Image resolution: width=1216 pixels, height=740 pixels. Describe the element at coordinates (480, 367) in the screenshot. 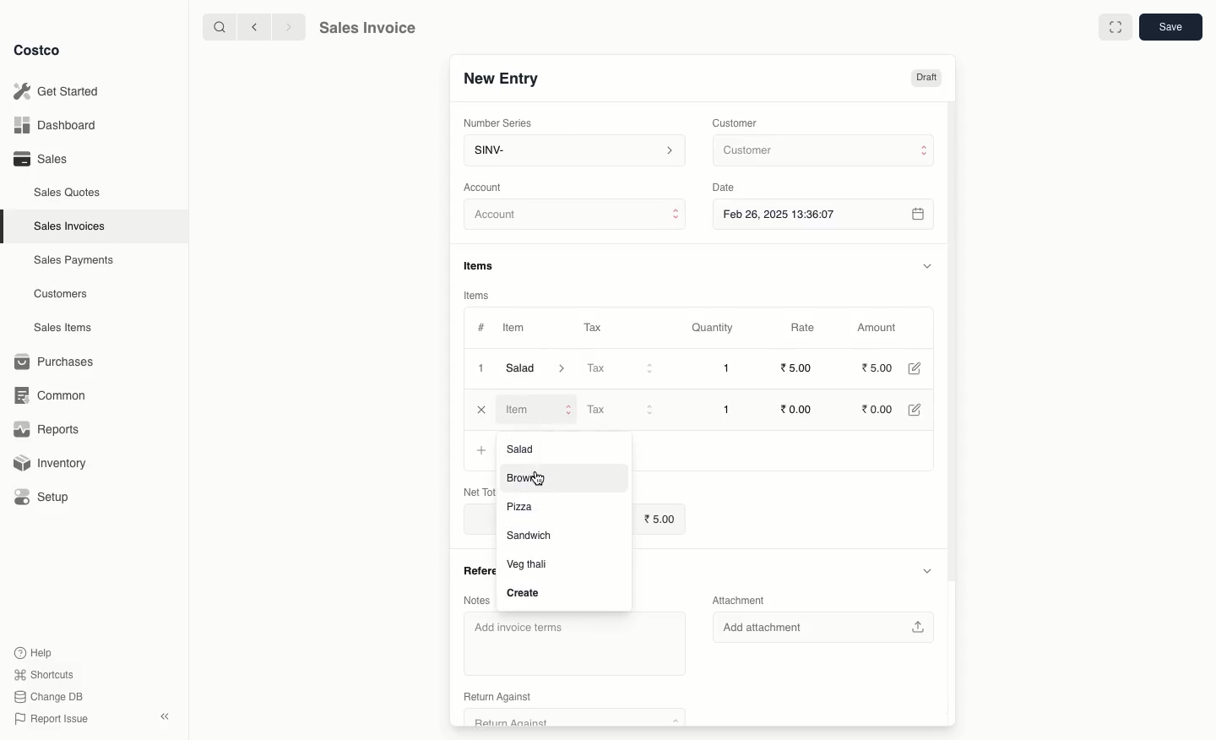

I see `1` at that location.